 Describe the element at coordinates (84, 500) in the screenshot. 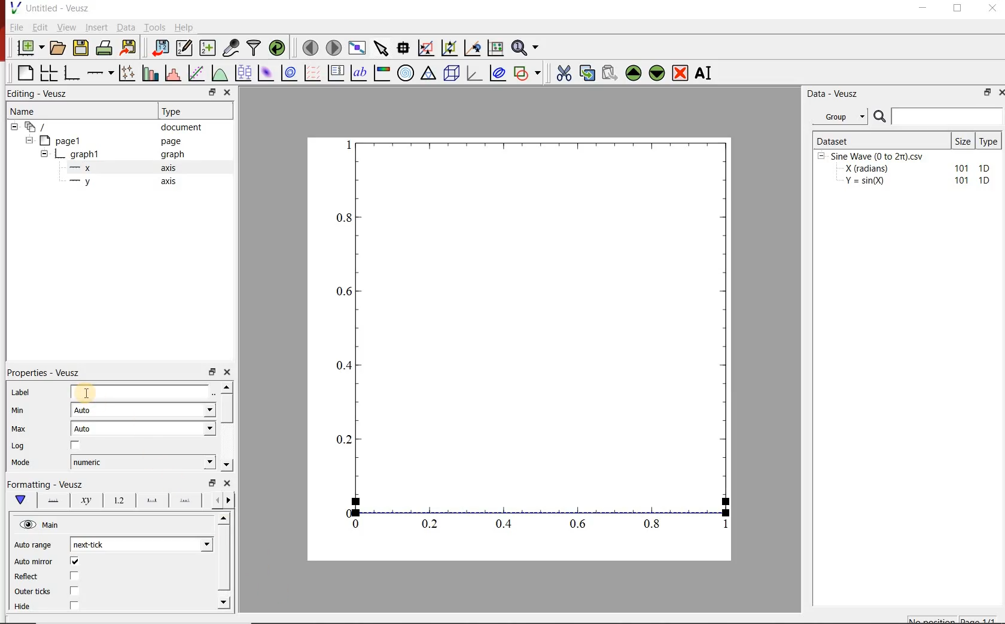

I see `xy` at that location.